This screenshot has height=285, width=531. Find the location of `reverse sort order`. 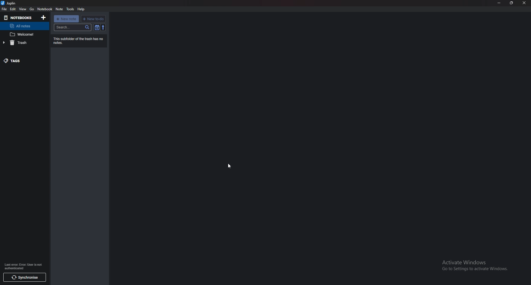

reverse sort order is located at coordinates (103, 27).